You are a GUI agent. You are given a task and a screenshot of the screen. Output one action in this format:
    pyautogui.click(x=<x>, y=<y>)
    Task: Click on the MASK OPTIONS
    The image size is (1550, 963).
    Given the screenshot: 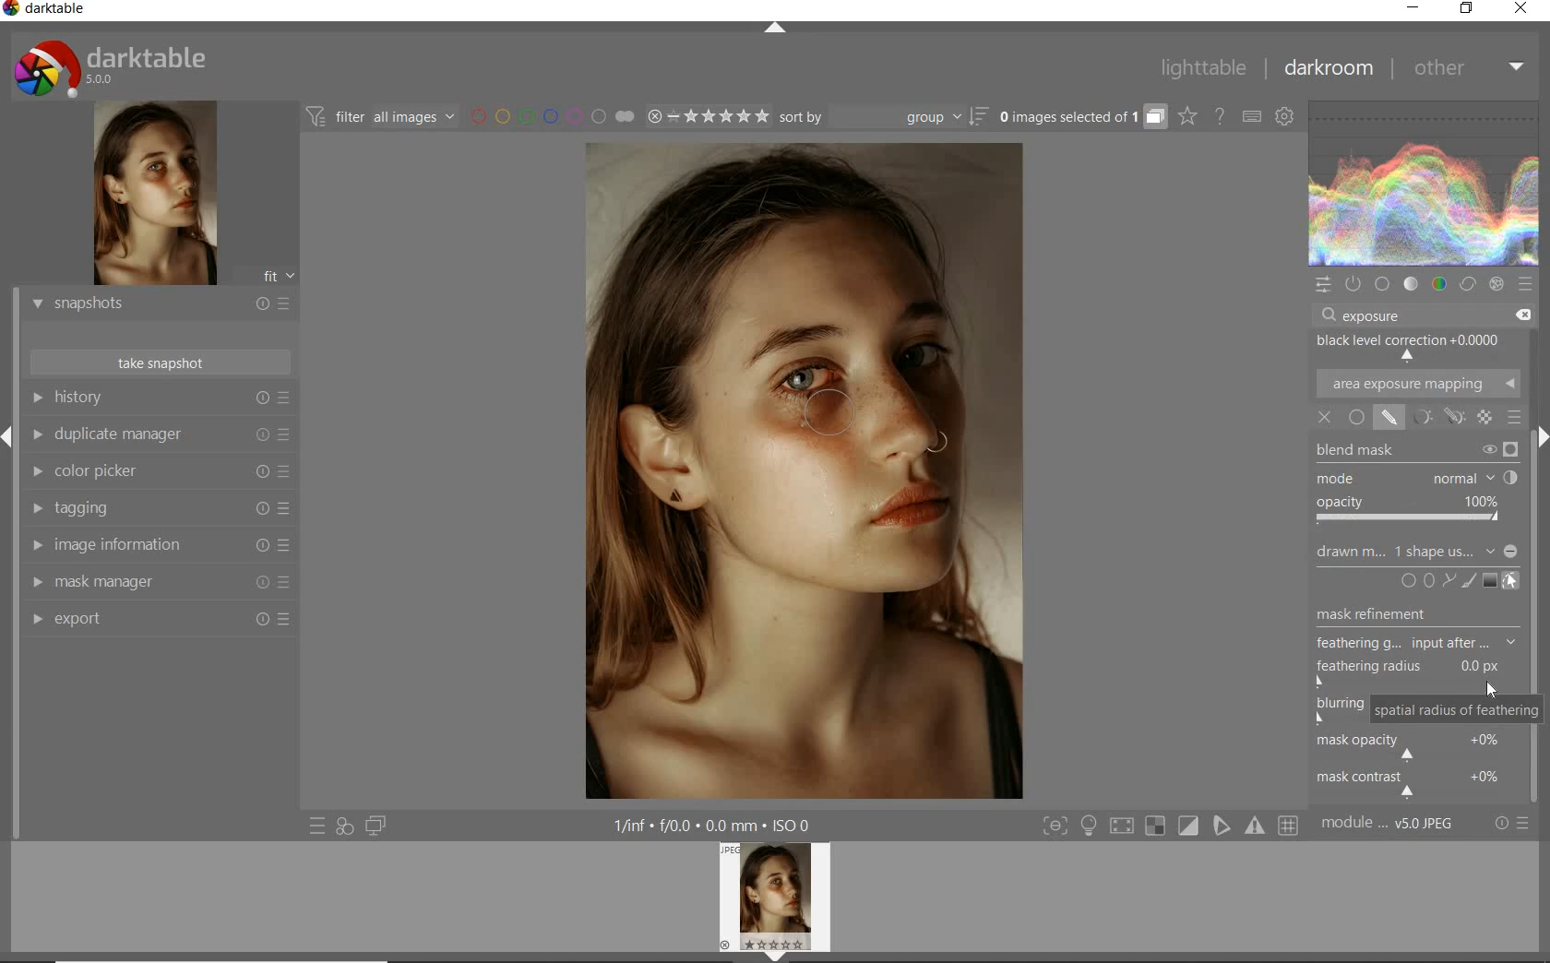 What is the action you would take?
    pyautogui.click(x=1455, y=418)
    